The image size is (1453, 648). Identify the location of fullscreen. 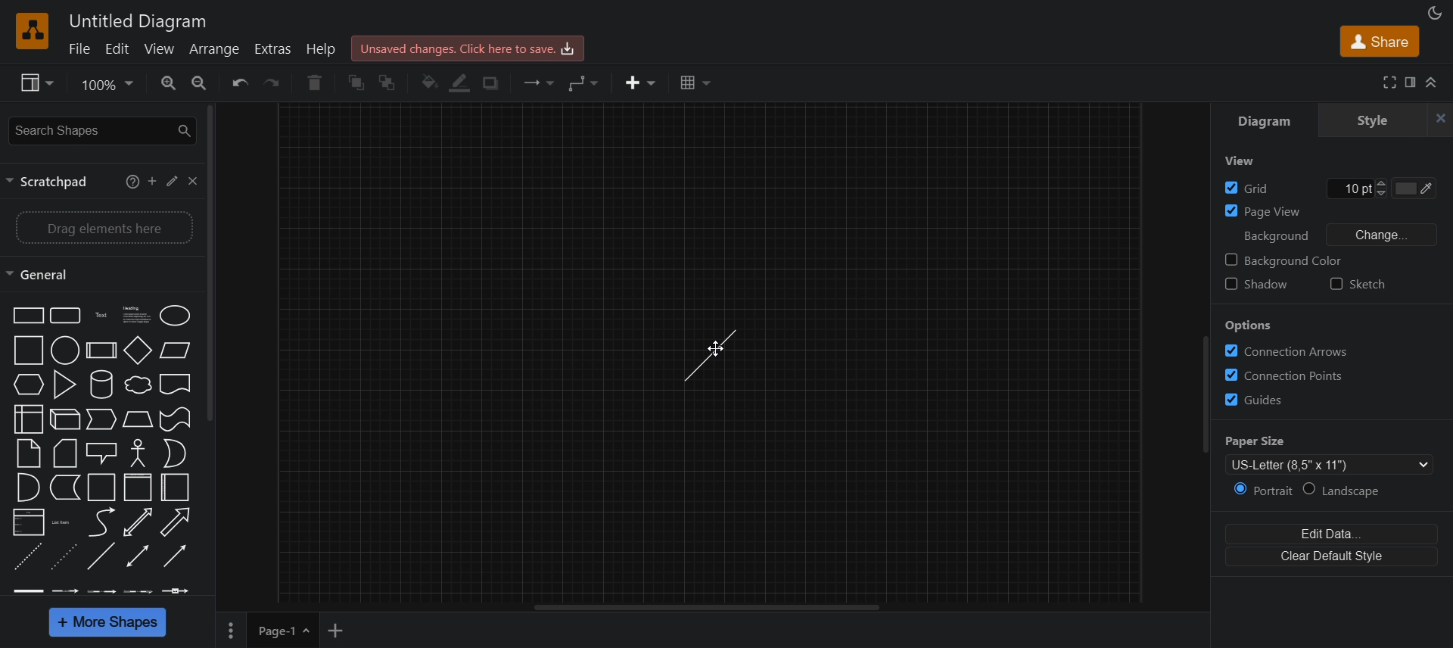
(1387, 83).